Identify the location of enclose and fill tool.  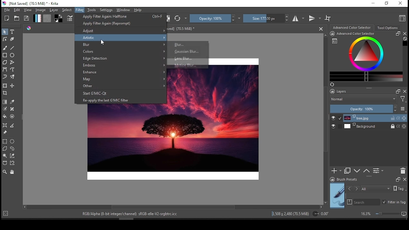
(13, 117).